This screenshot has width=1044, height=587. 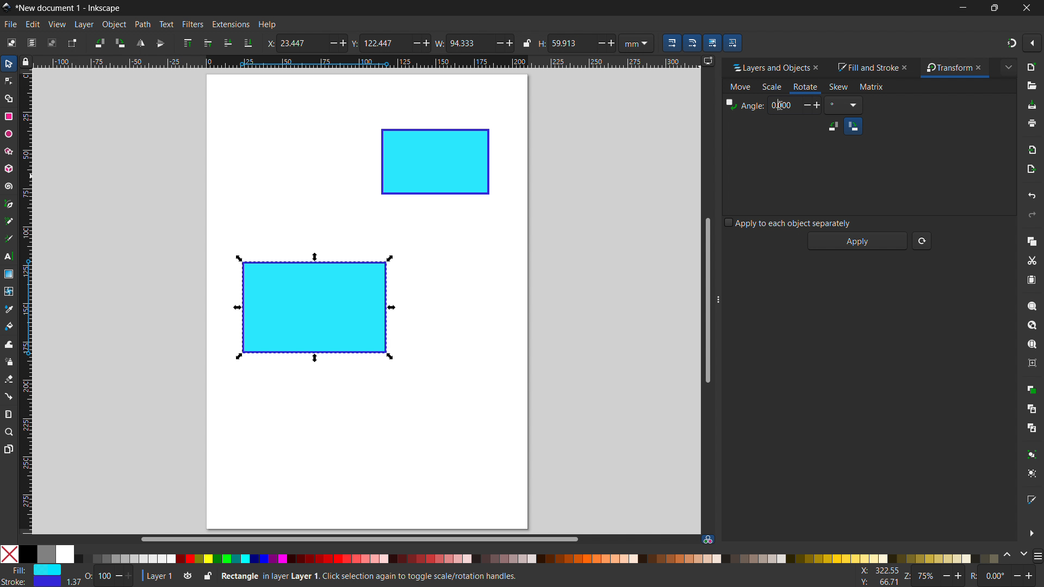 What do you see at coordinates (110, 575) in the screenshot?
I see `O: 100` at bounding box center [110, 575].